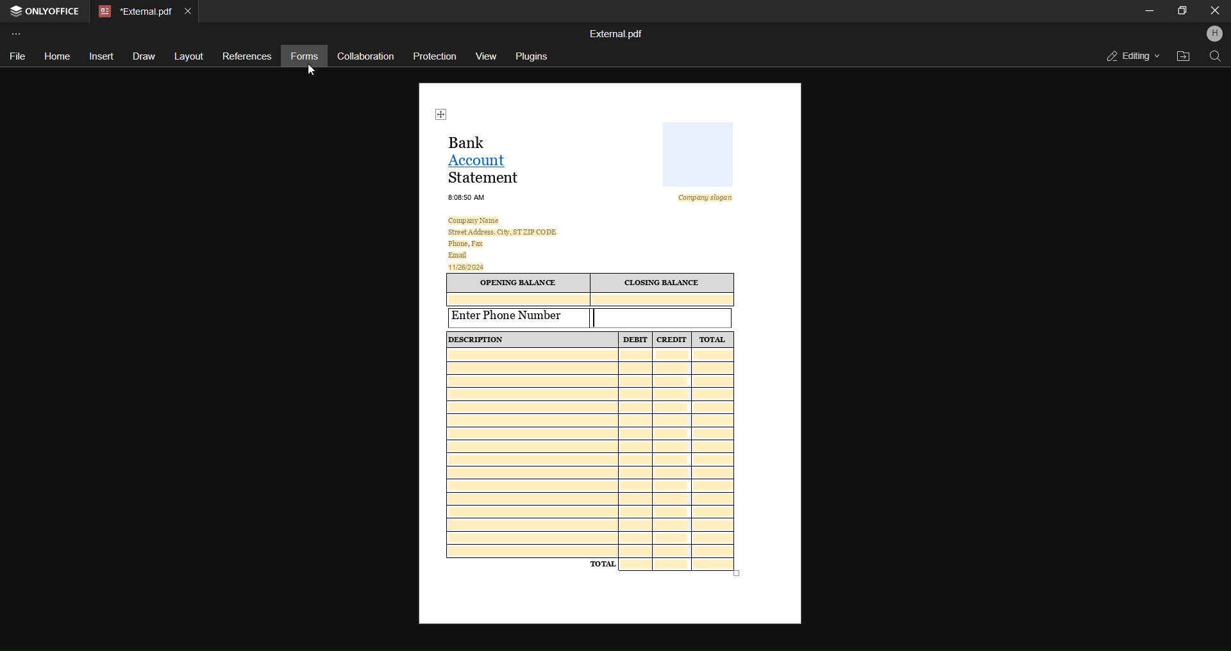 Image resolution: width=1231 pixels, height=651 pixels. Describe the element at coordinates (17, 56) in the screenshot. I see `file` at that location.